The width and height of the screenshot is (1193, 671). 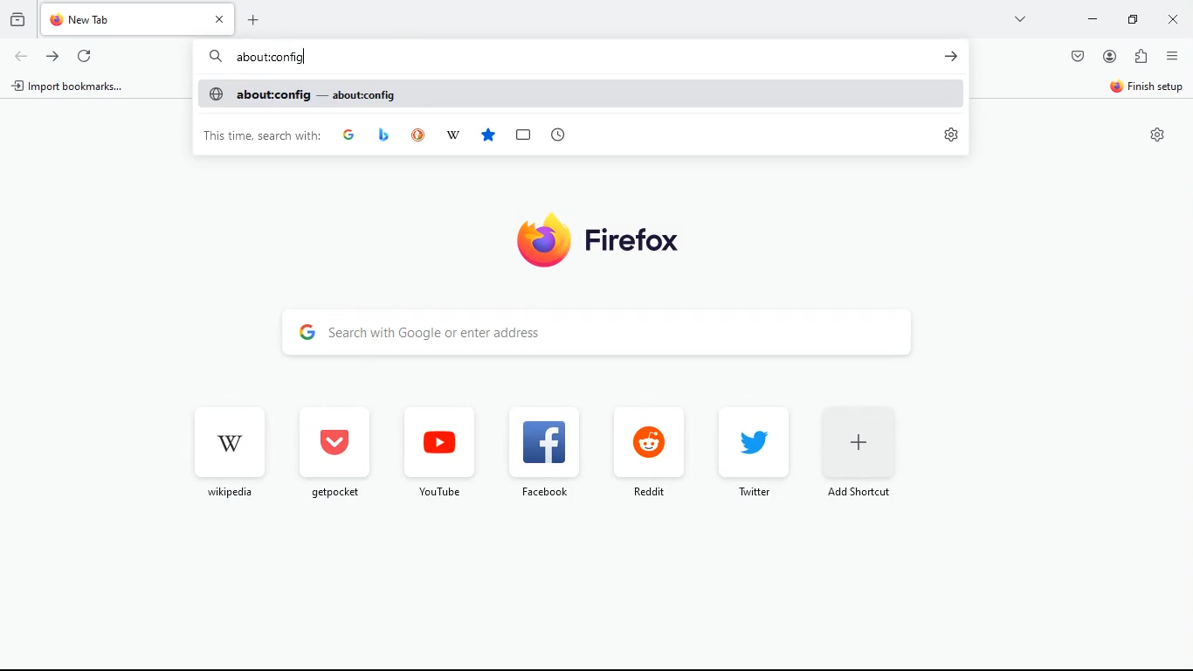 I want to click on profile, so click(x=1111, y=57).